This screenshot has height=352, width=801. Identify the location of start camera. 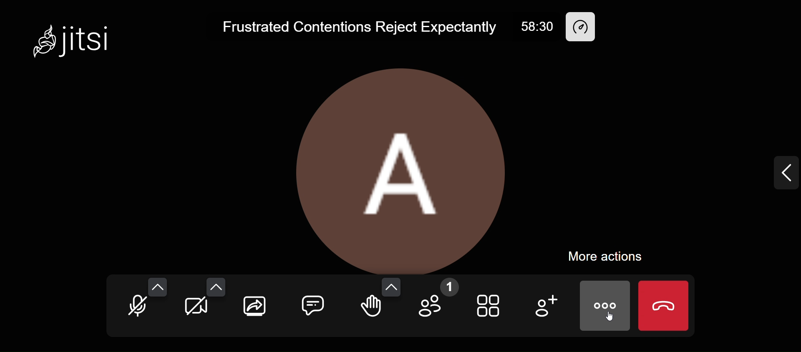
(194, 309).